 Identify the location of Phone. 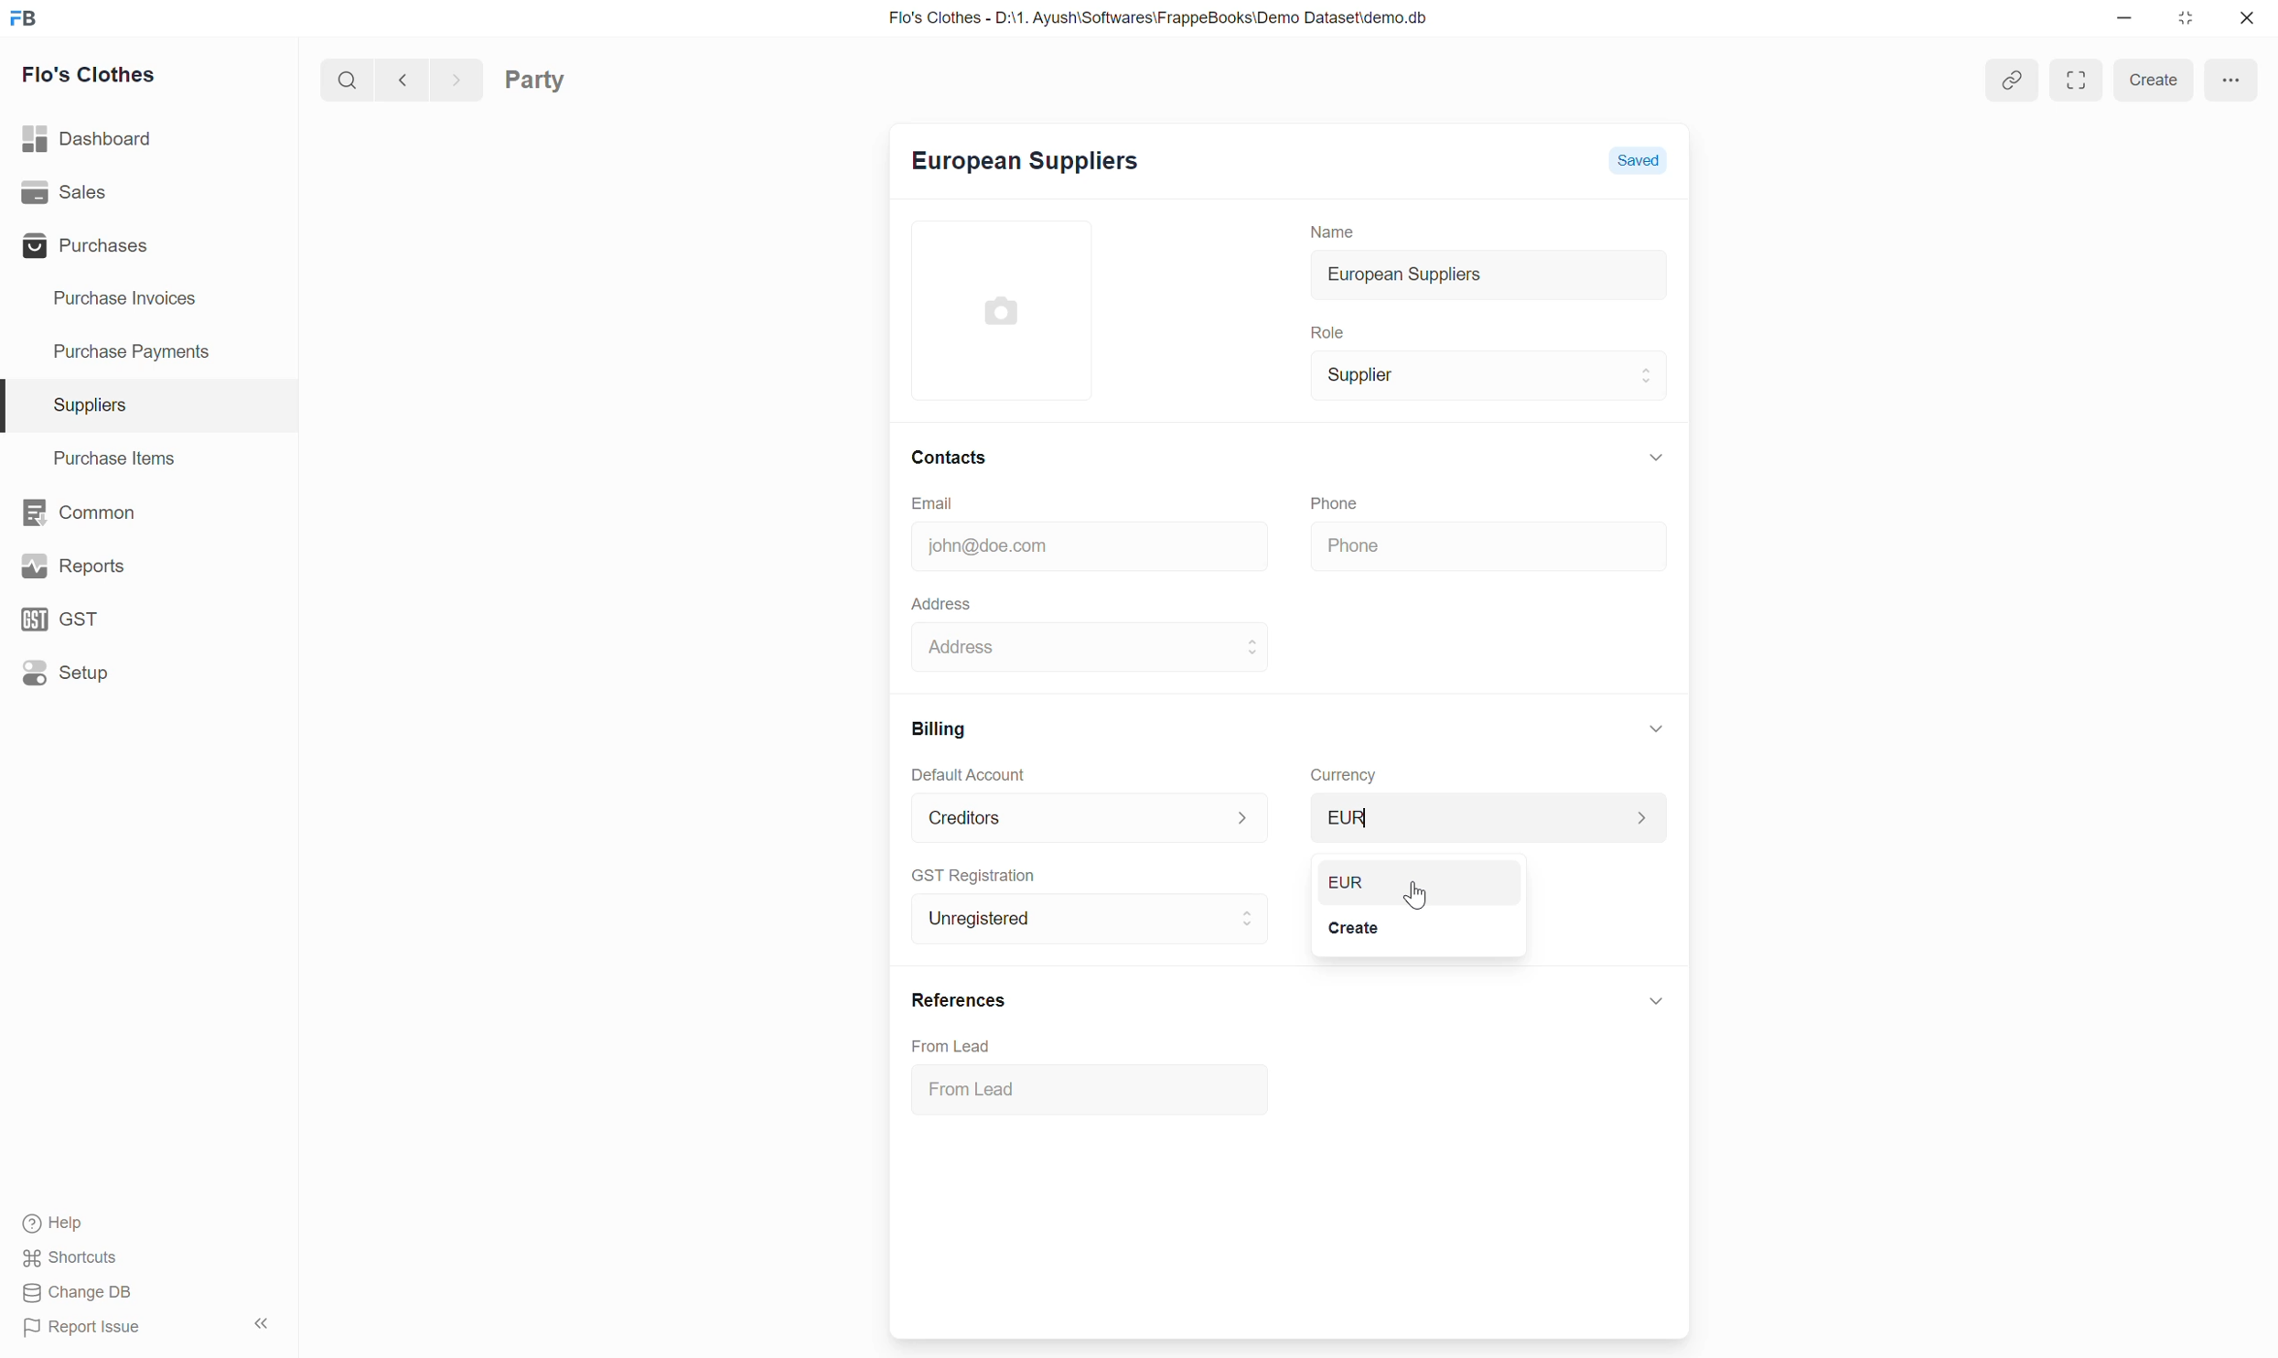
(1356, 500).